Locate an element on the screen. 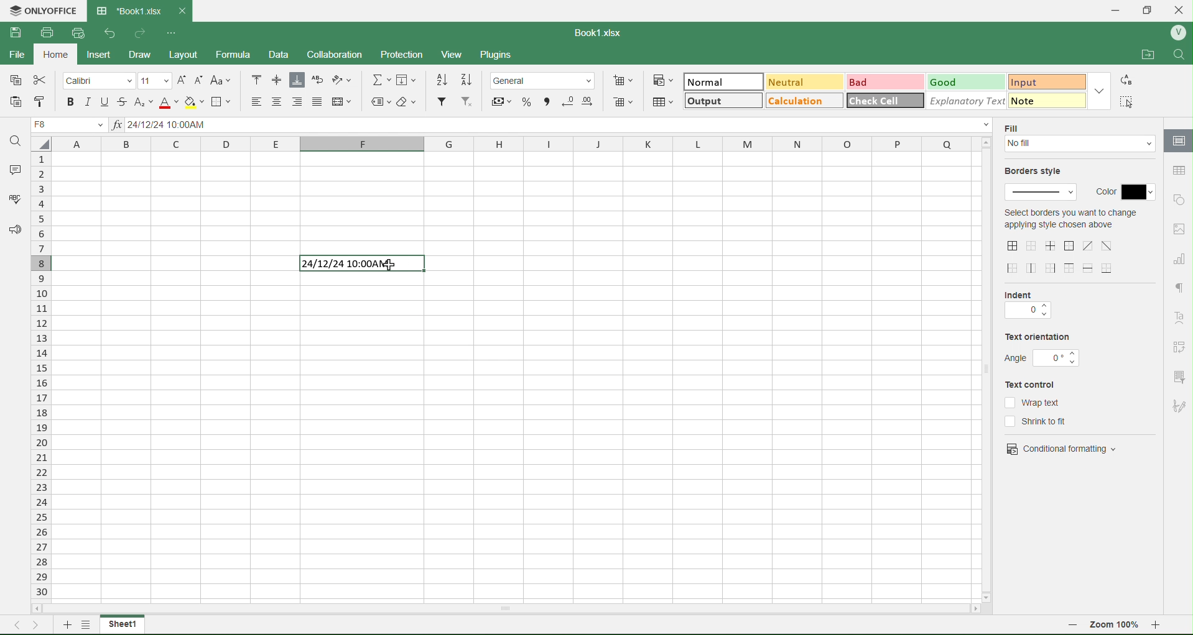  Select All is located at coordinates (1129, 101).